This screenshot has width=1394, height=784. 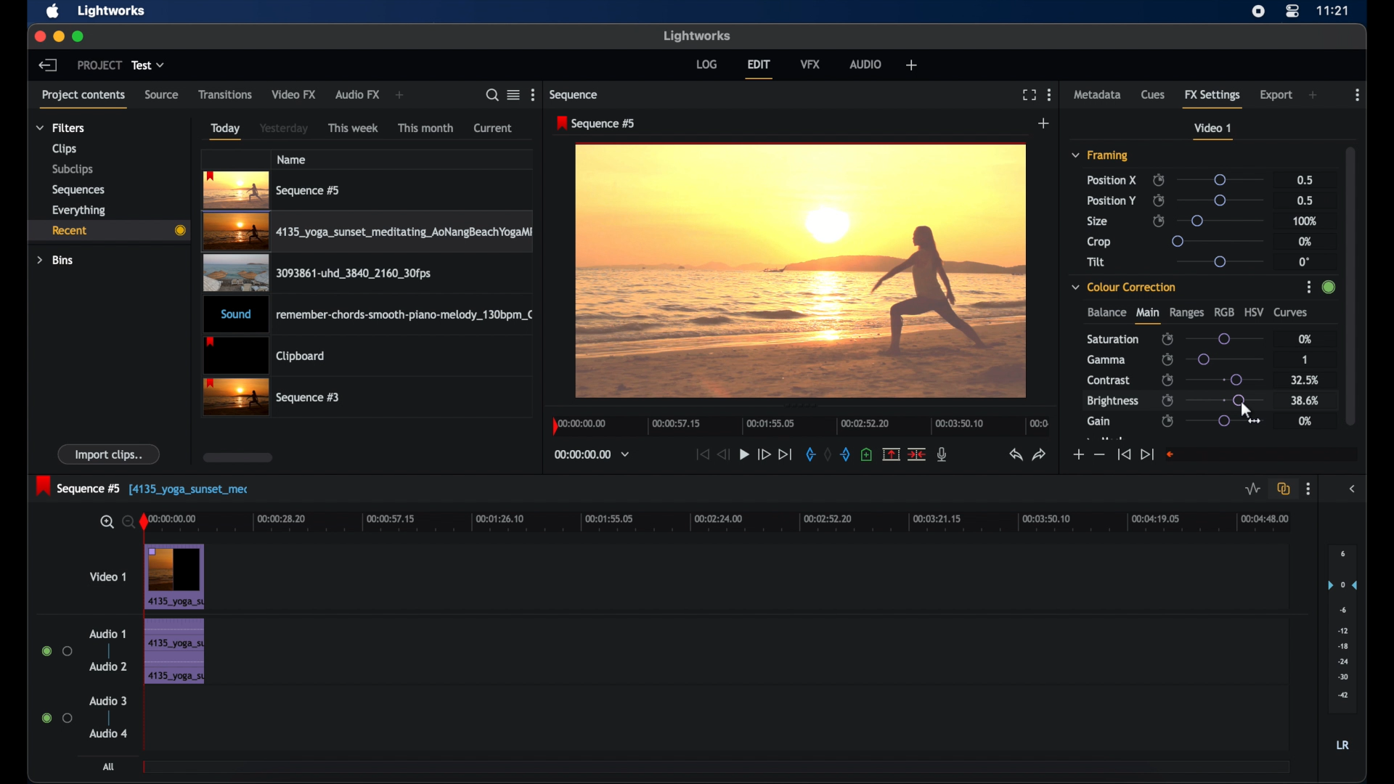 What do you see at coordinates (1099, 242) in the screenshot?
I see `crop` at bounding box center [1099, 242].